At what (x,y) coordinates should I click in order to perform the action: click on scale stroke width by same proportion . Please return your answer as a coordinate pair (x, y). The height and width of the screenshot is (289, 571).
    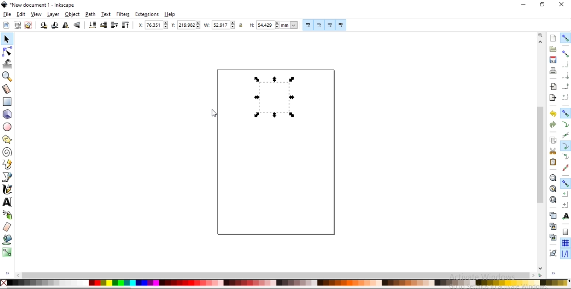
    Looking at the image, I should click on (308, 25).